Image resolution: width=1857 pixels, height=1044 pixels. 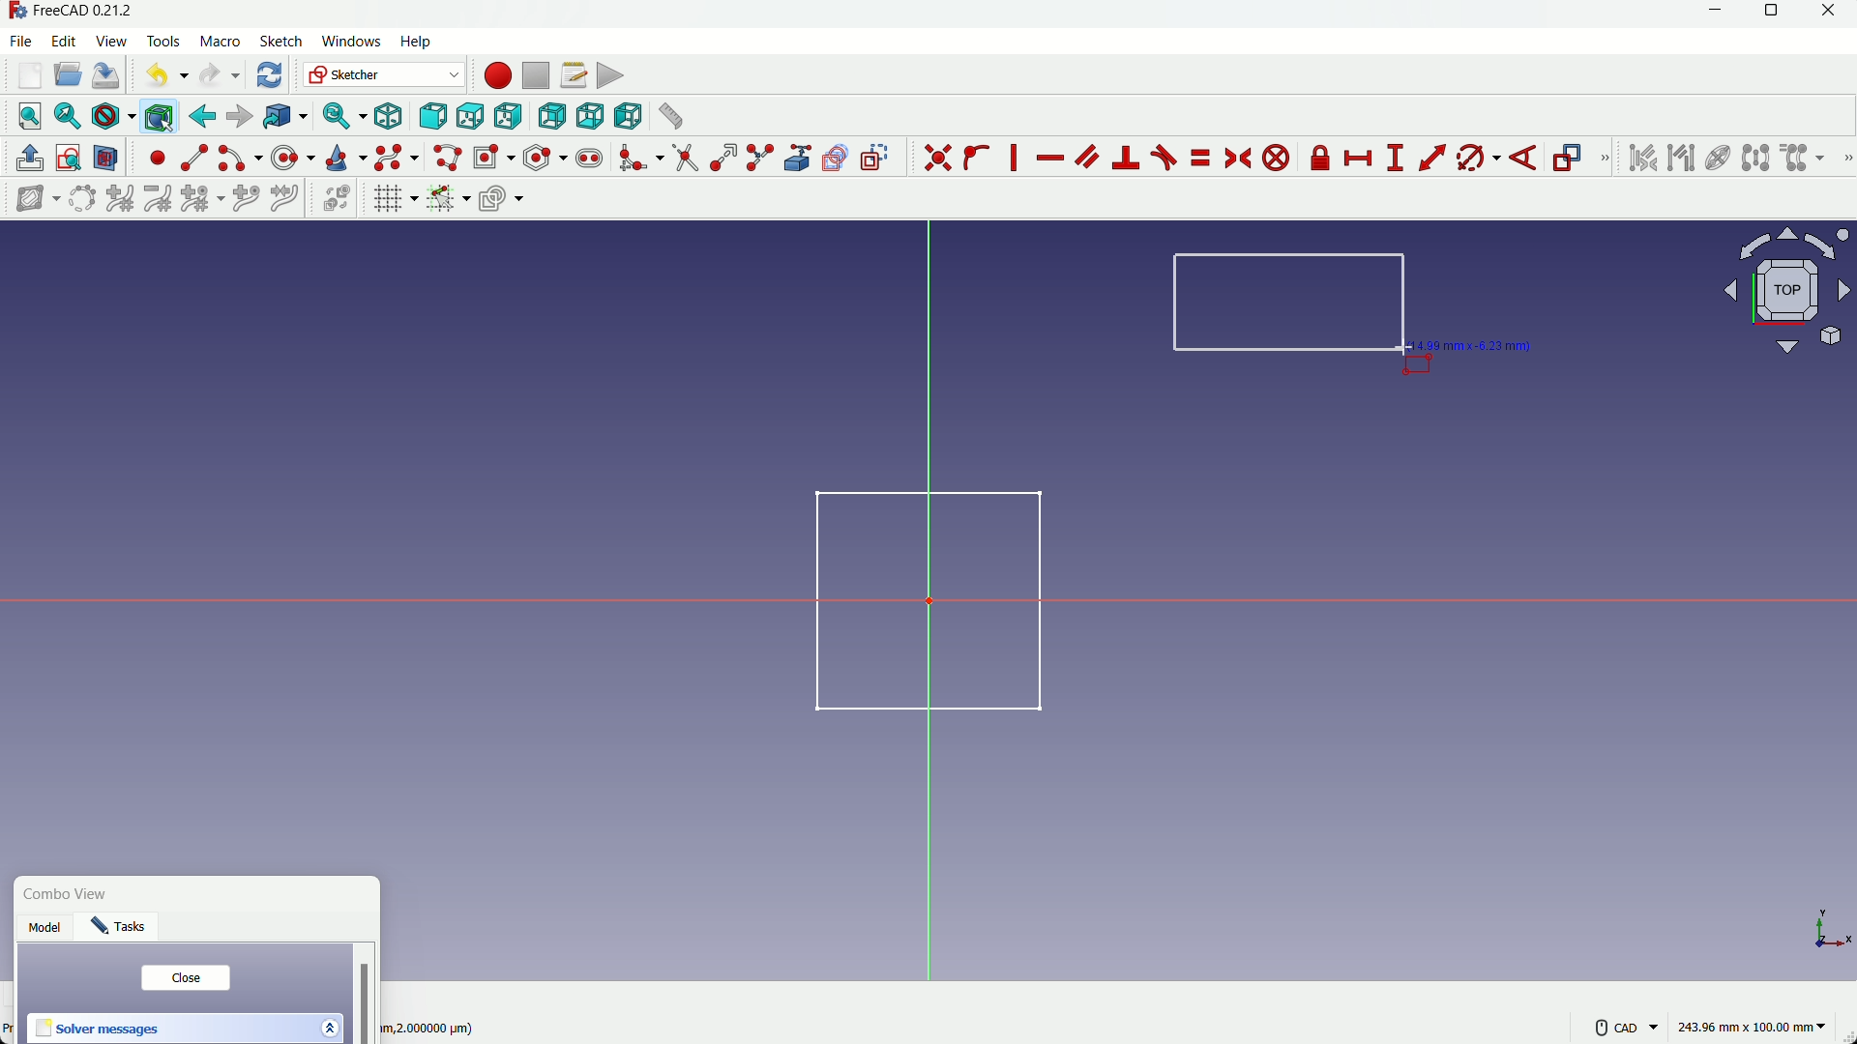 What do you see at coordinates (47, 930) in the screenshot?
I see `model` at bounding box center [47, 930].